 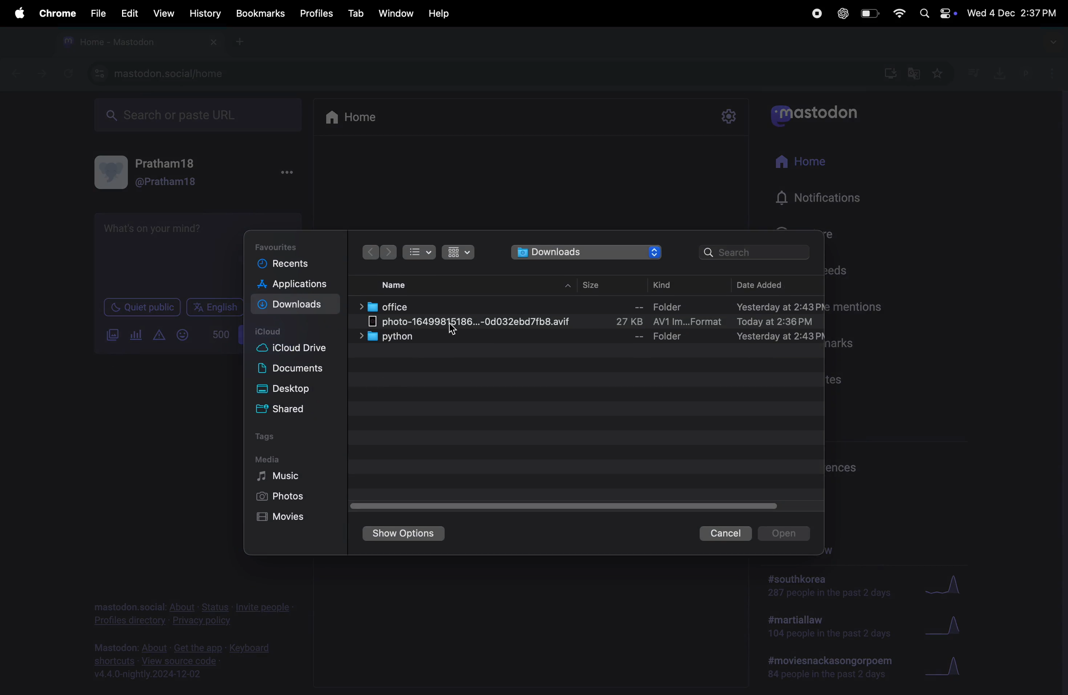 What do you see at coordinates (569, 504) in the screenshot?
I see `toggle bar` at bounding box center [569, 504].